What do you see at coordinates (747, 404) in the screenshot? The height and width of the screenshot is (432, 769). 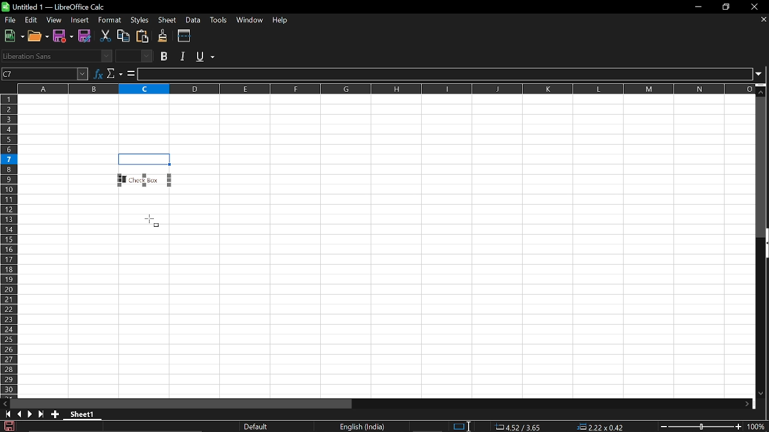 I see `Move right` at bounding box center [747, 404].